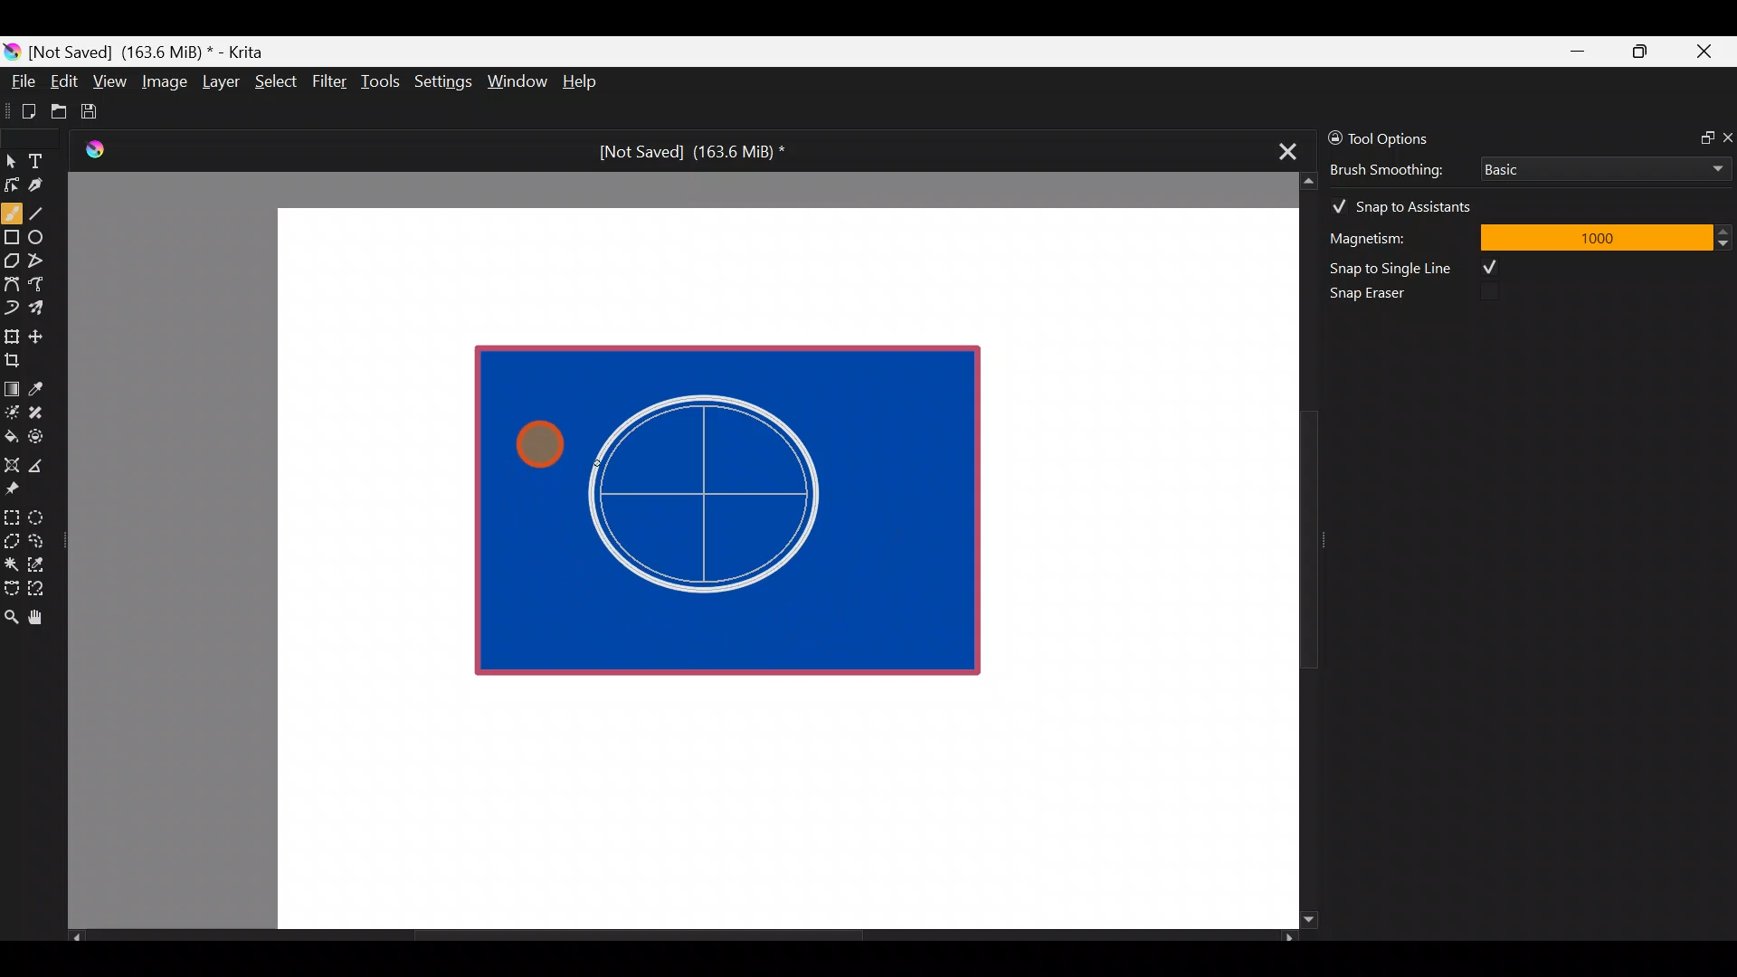 Image resolution: width=1737 pixels, height=977 pixels. I want to click on Edit shapes tool, so click(12, 184).